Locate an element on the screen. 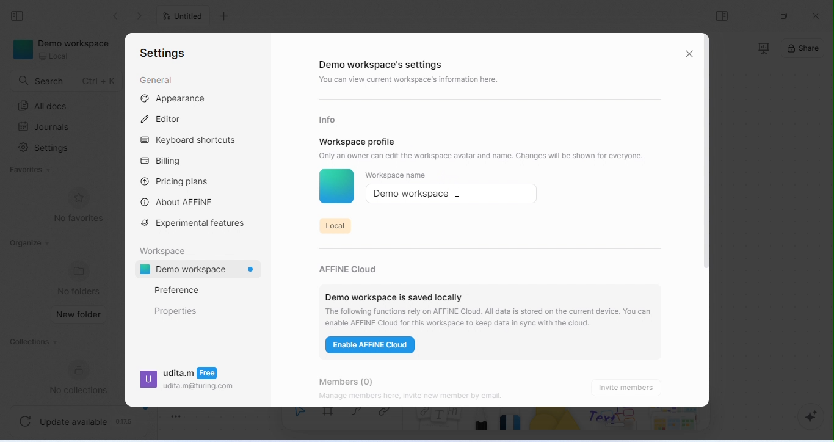 This screenshot has width=834, height=442. info is located at coordinates (330, 119).